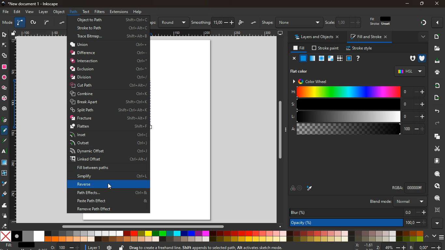 The width and height of the screenshot is (445, 250). I want to click on spray, so click(5, 216).